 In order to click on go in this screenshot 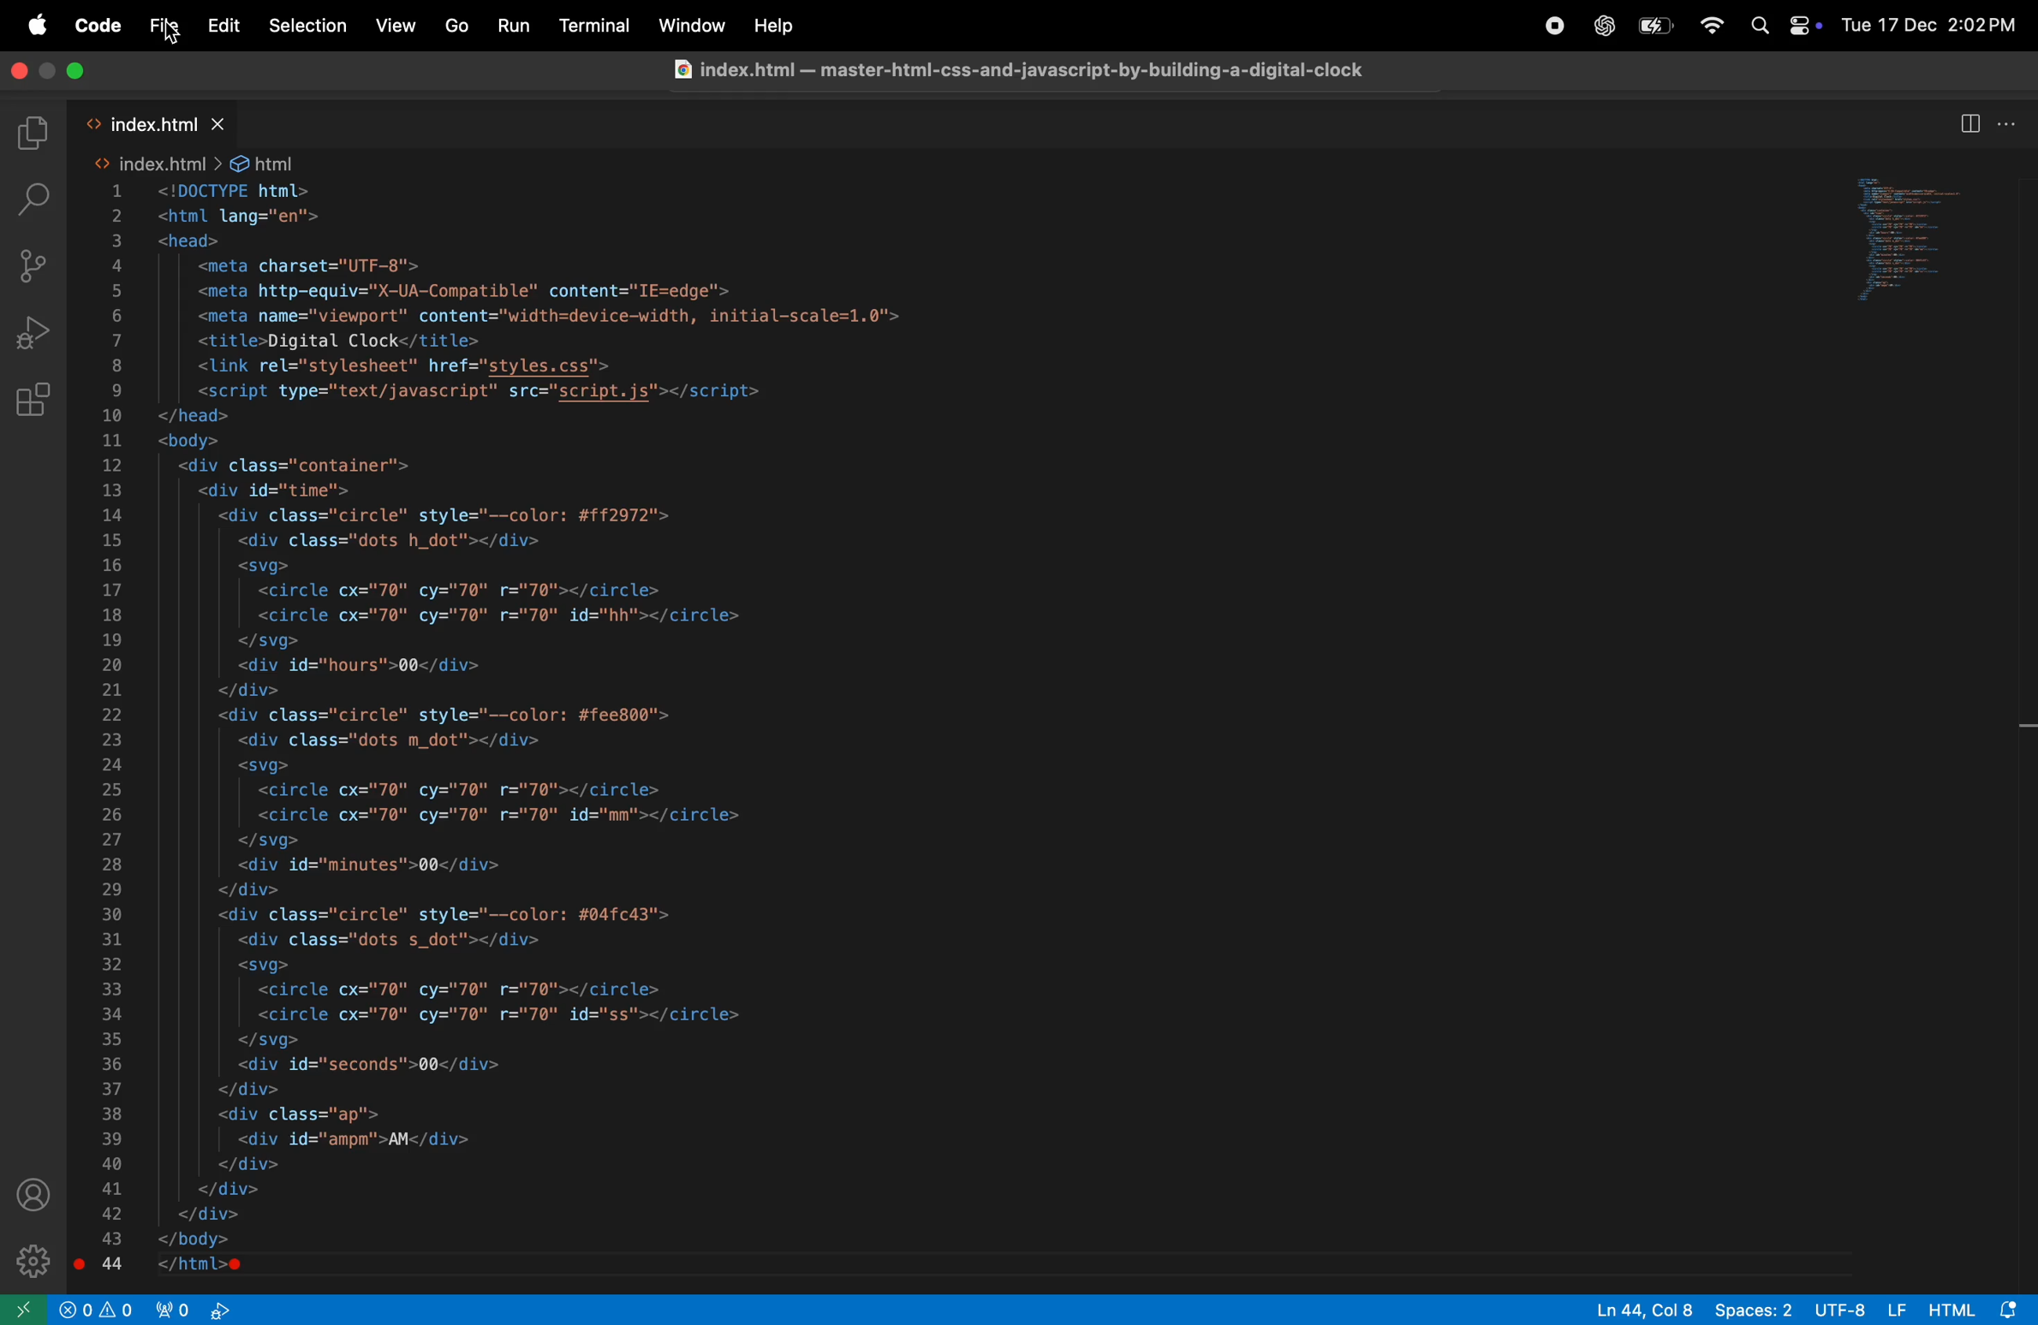, I will do `click(459, 27)`.